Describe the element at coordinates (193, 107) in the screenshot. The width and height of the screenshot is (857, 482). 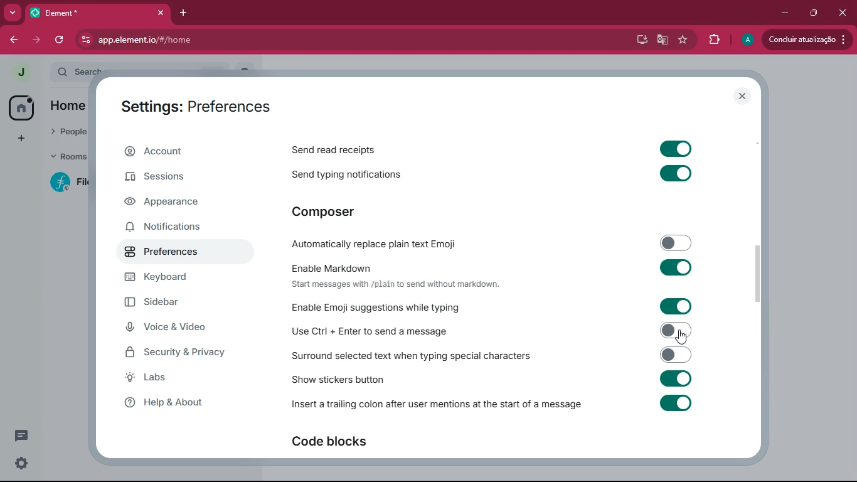
I see `Settings: Preferences` at that location.